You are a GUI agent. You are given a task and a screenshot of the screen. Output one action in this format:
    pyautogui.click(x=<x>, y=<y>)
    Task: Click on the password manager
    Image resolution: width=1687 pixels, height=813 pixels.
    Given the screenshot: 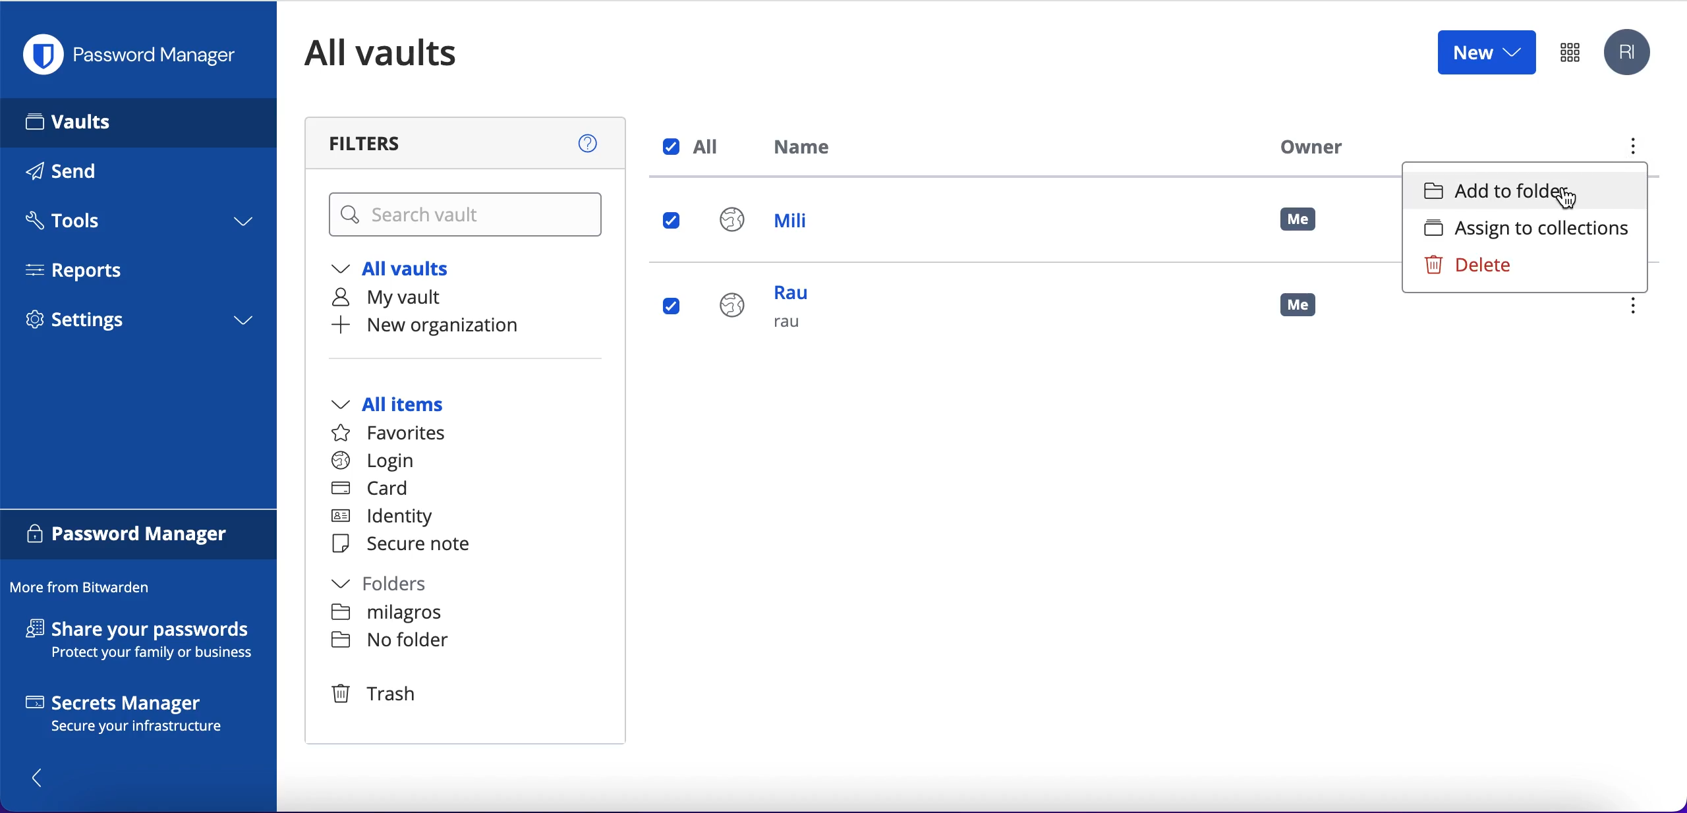 What is the action you would take?
    pyautogui.click(x=1570, y=51)
    